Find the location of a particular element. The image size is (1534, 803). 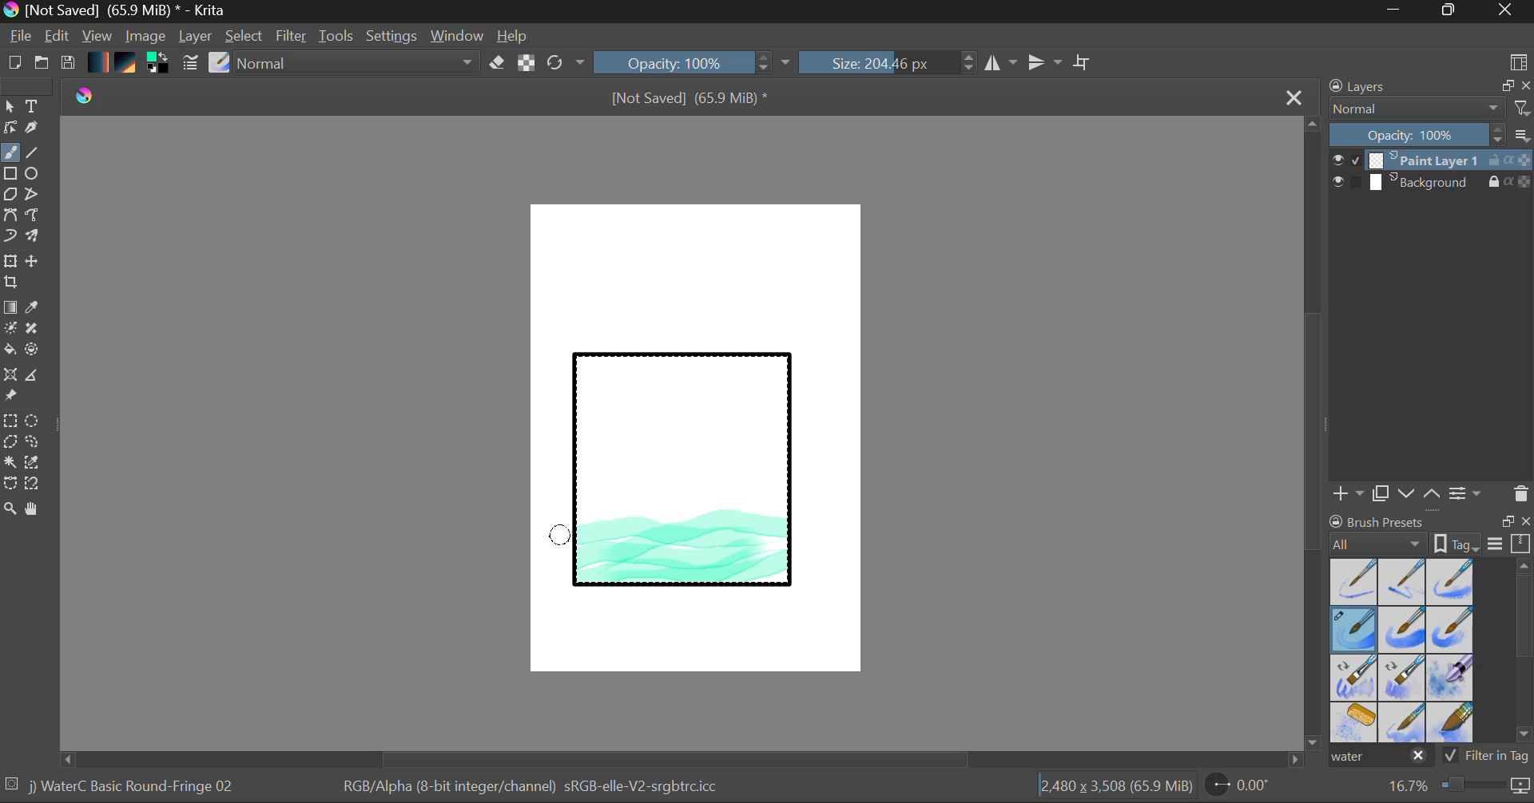

Color Information is located at coordinates (529, 788).